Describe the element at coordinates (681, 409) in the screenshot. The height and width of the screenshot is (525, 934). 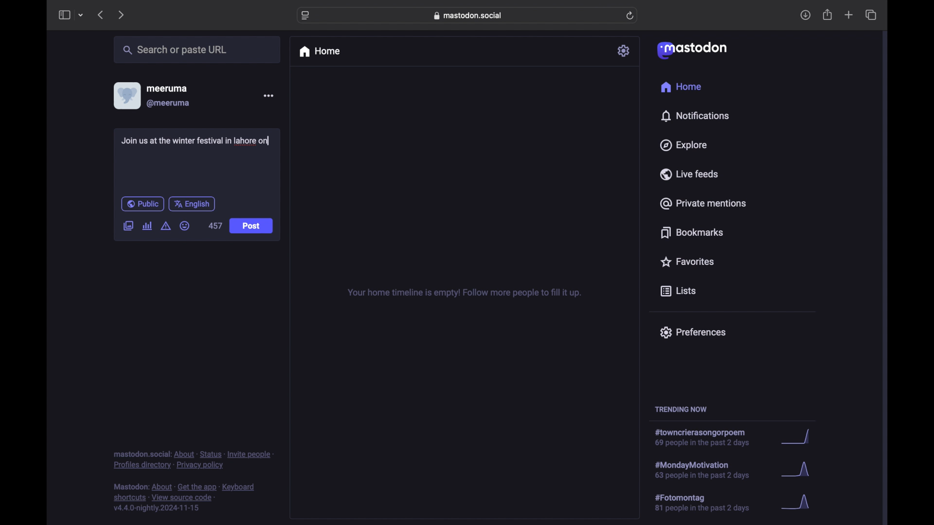
I see `trending now` at that location.